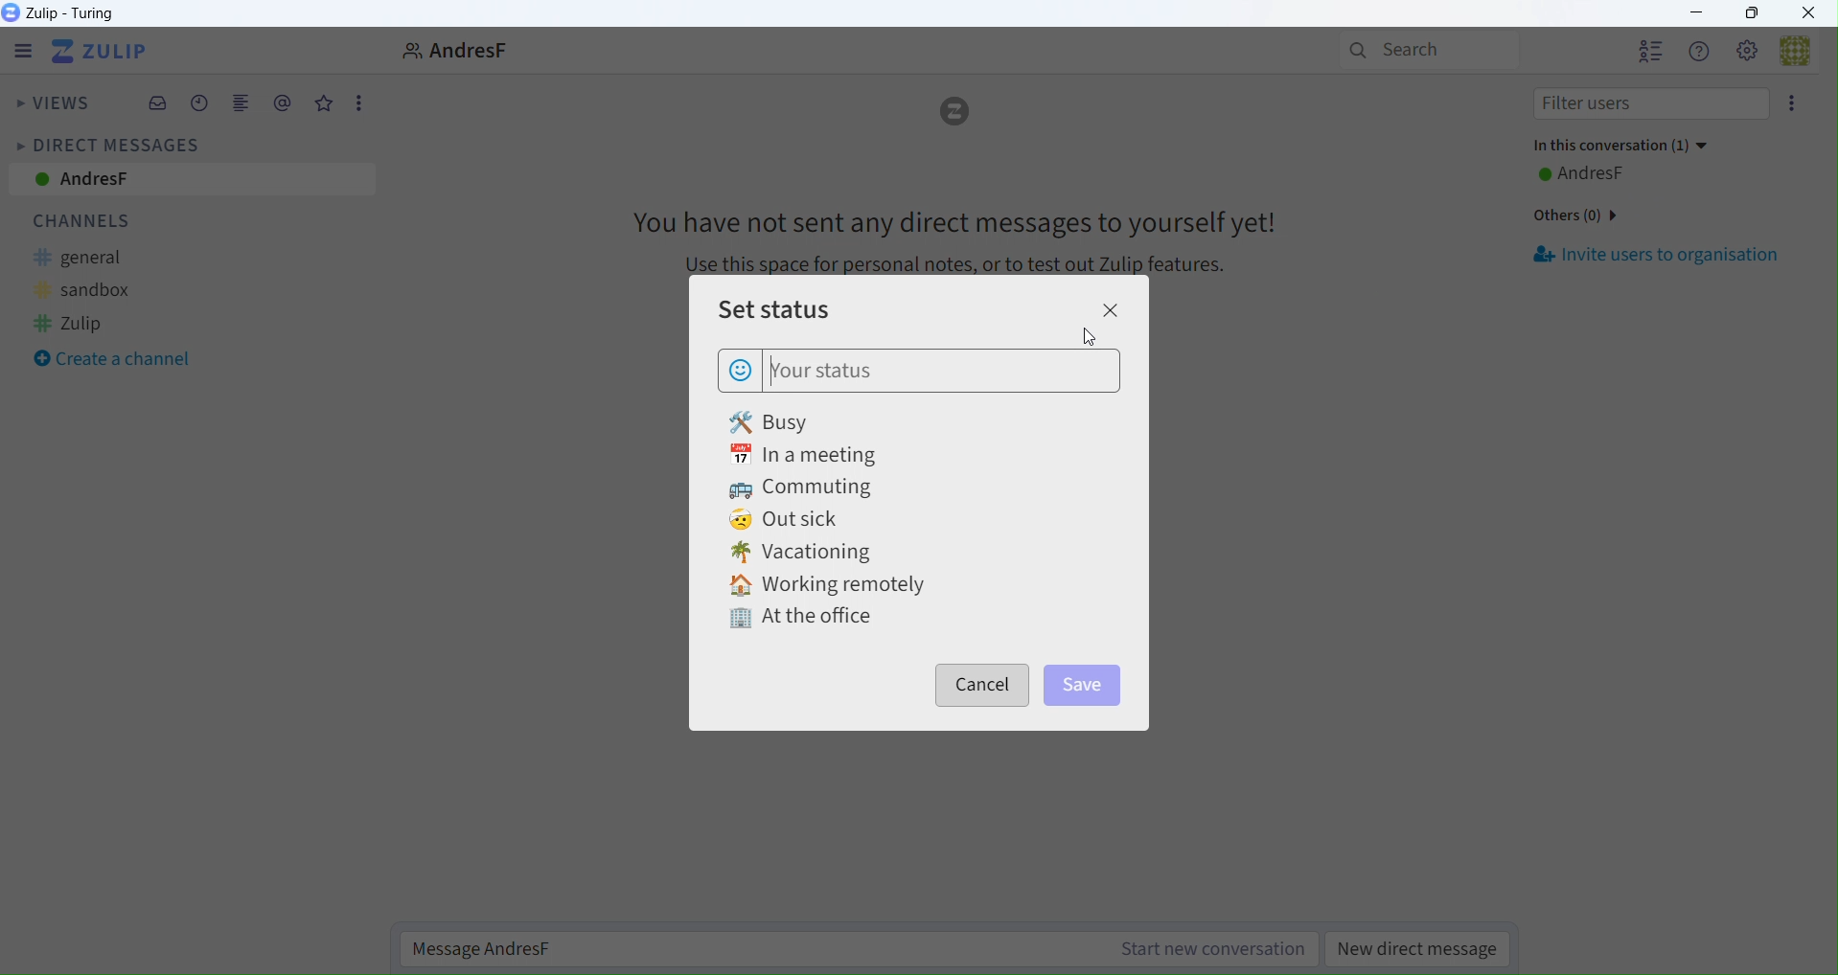  Describe the element at coordinates (1752, 12) in the screenshot. I see `Box` at that location.